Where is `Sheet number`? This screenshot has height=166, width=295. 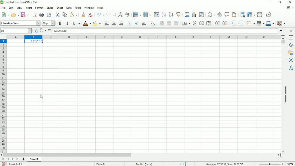
Sheet number is located at coordinates (34, 159).